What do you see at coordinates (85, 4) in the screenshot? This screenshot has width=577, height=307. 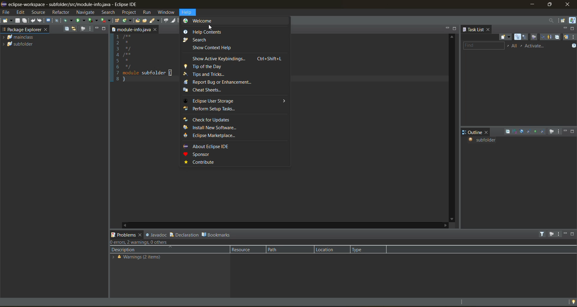 I see `app title and file name` at bounding box center [85, 4].